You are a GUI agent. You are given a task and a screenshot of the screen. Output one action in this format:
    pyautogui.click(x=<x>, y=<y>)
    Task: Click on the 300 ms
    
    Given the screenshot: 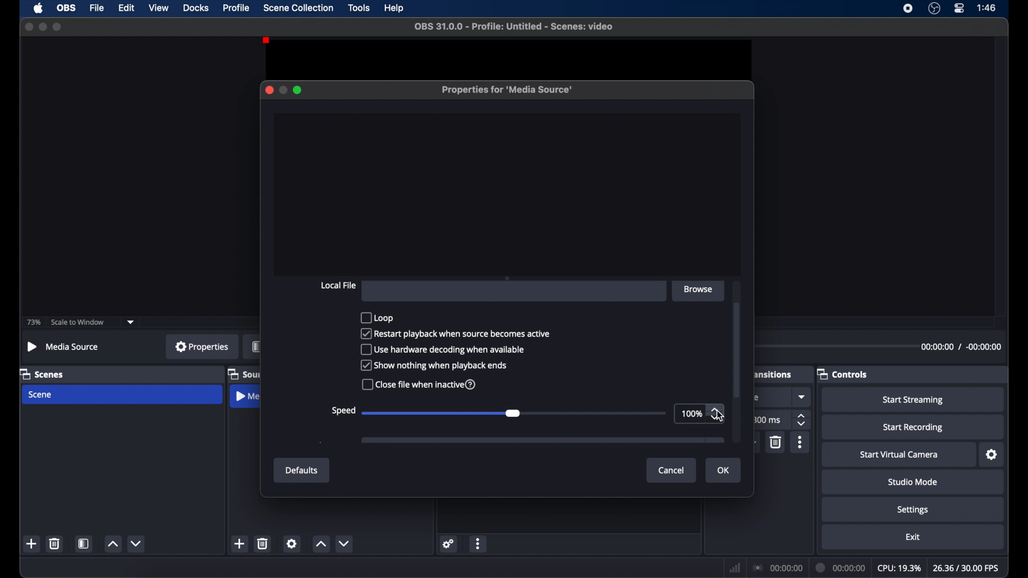 What is the action you would take?
    pyautogui.click(x=767, y=420)
    